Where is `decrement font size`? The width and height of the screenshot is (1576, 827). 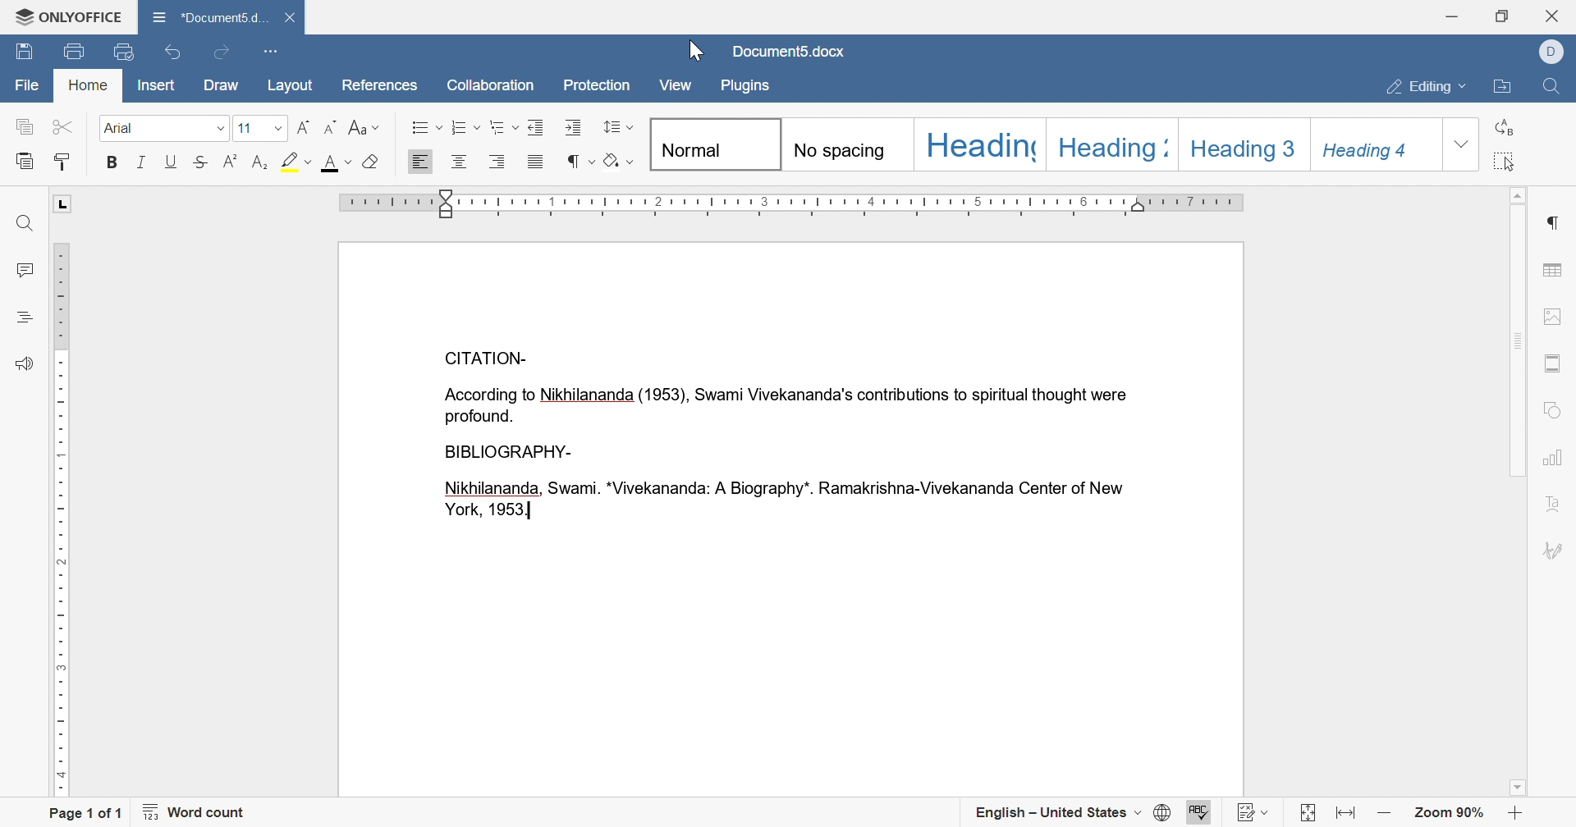
decrement font size is located at coordinates (334, 126).